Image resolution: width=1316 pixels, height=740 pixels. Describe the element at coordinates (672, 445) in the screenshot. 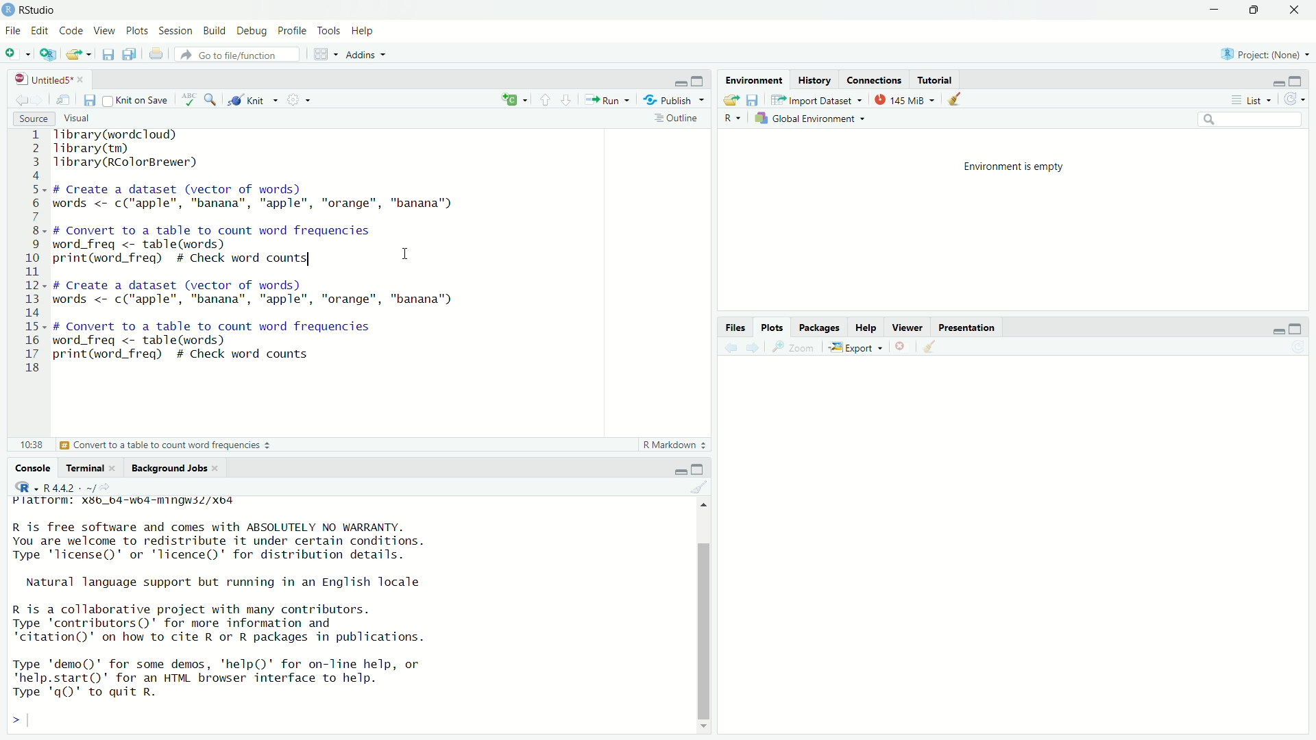

I see `Markdown` at that location.